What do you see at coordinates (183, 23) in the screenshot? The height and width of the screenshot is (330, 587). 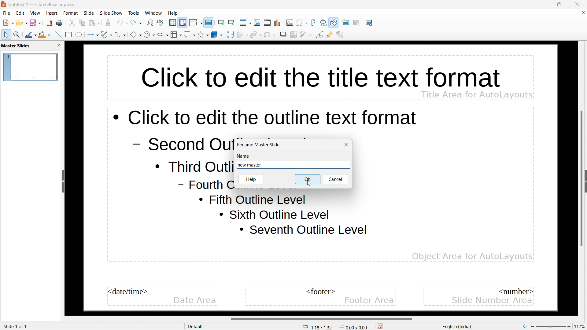 I see `snap to grid` at bounding box center [183, 23].